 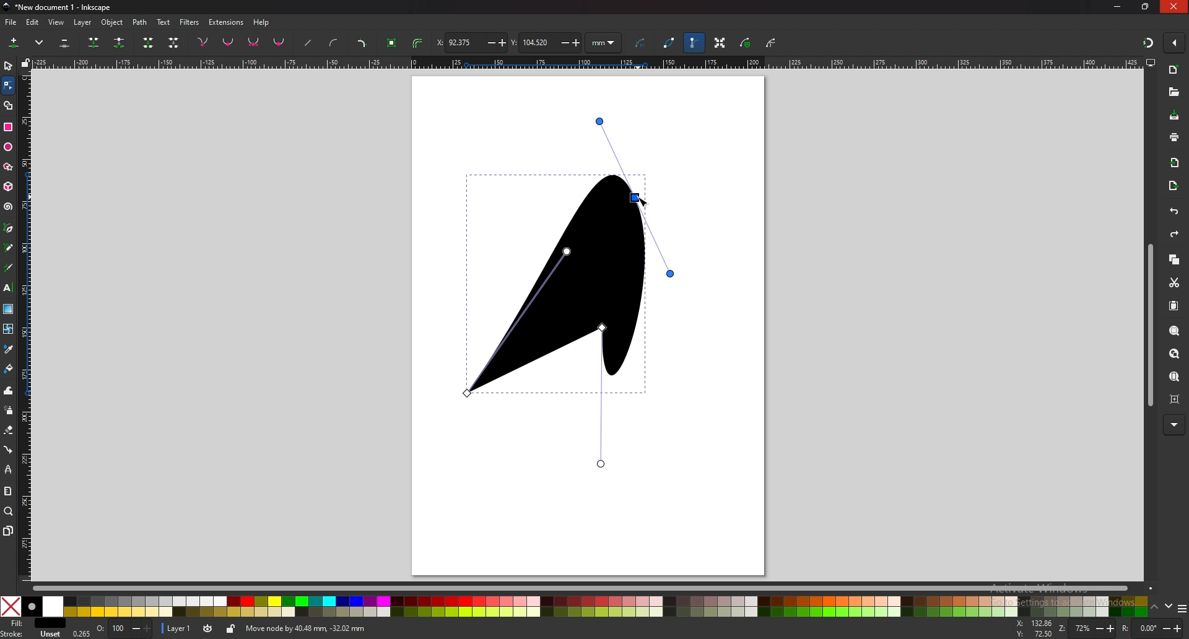 I want to click on cursor coordinates, so click(x=1034, y=628).